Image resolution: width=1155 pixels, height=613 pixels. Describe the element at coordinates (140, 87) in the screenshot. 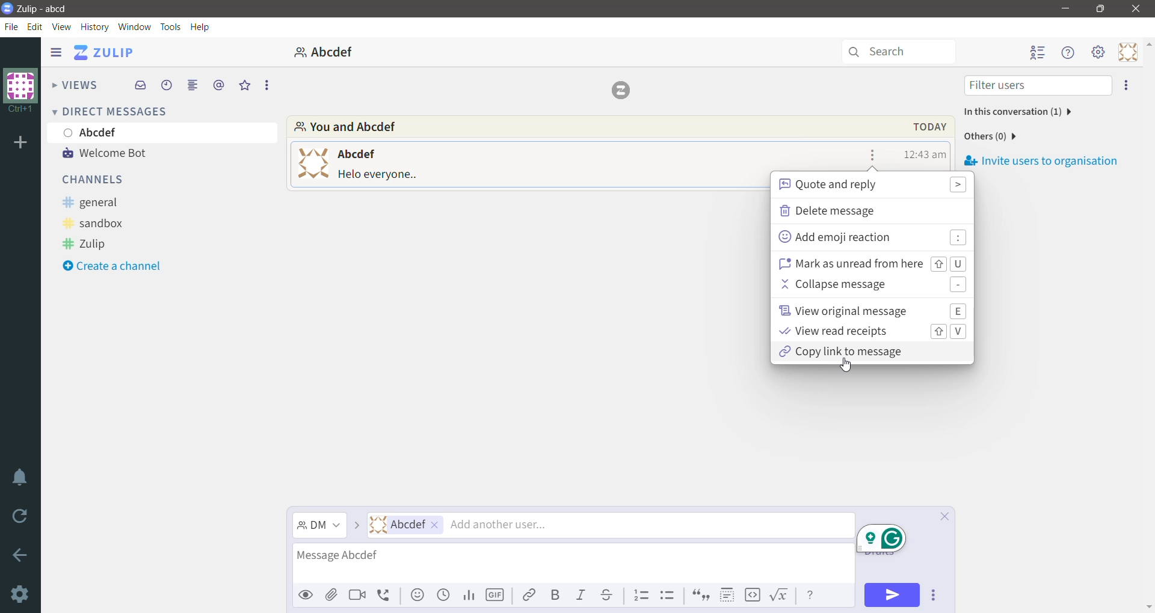

I see `Inbox` at that location.